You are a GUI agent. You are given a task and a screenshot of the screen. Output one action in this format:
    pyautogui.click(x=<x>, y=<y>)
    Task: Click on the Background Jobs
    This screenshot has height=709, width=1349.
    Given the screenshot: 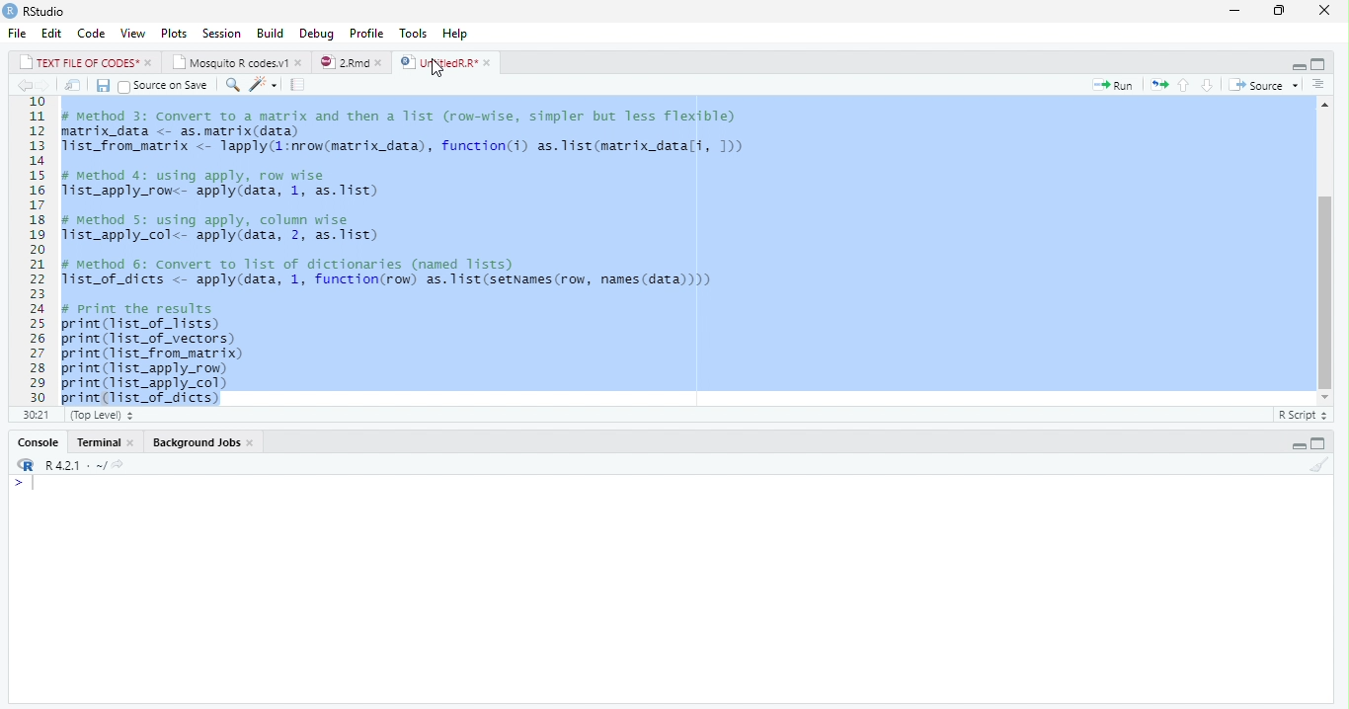 What is the action you would take?
    pyautogui.click(x=203, y=442)
    